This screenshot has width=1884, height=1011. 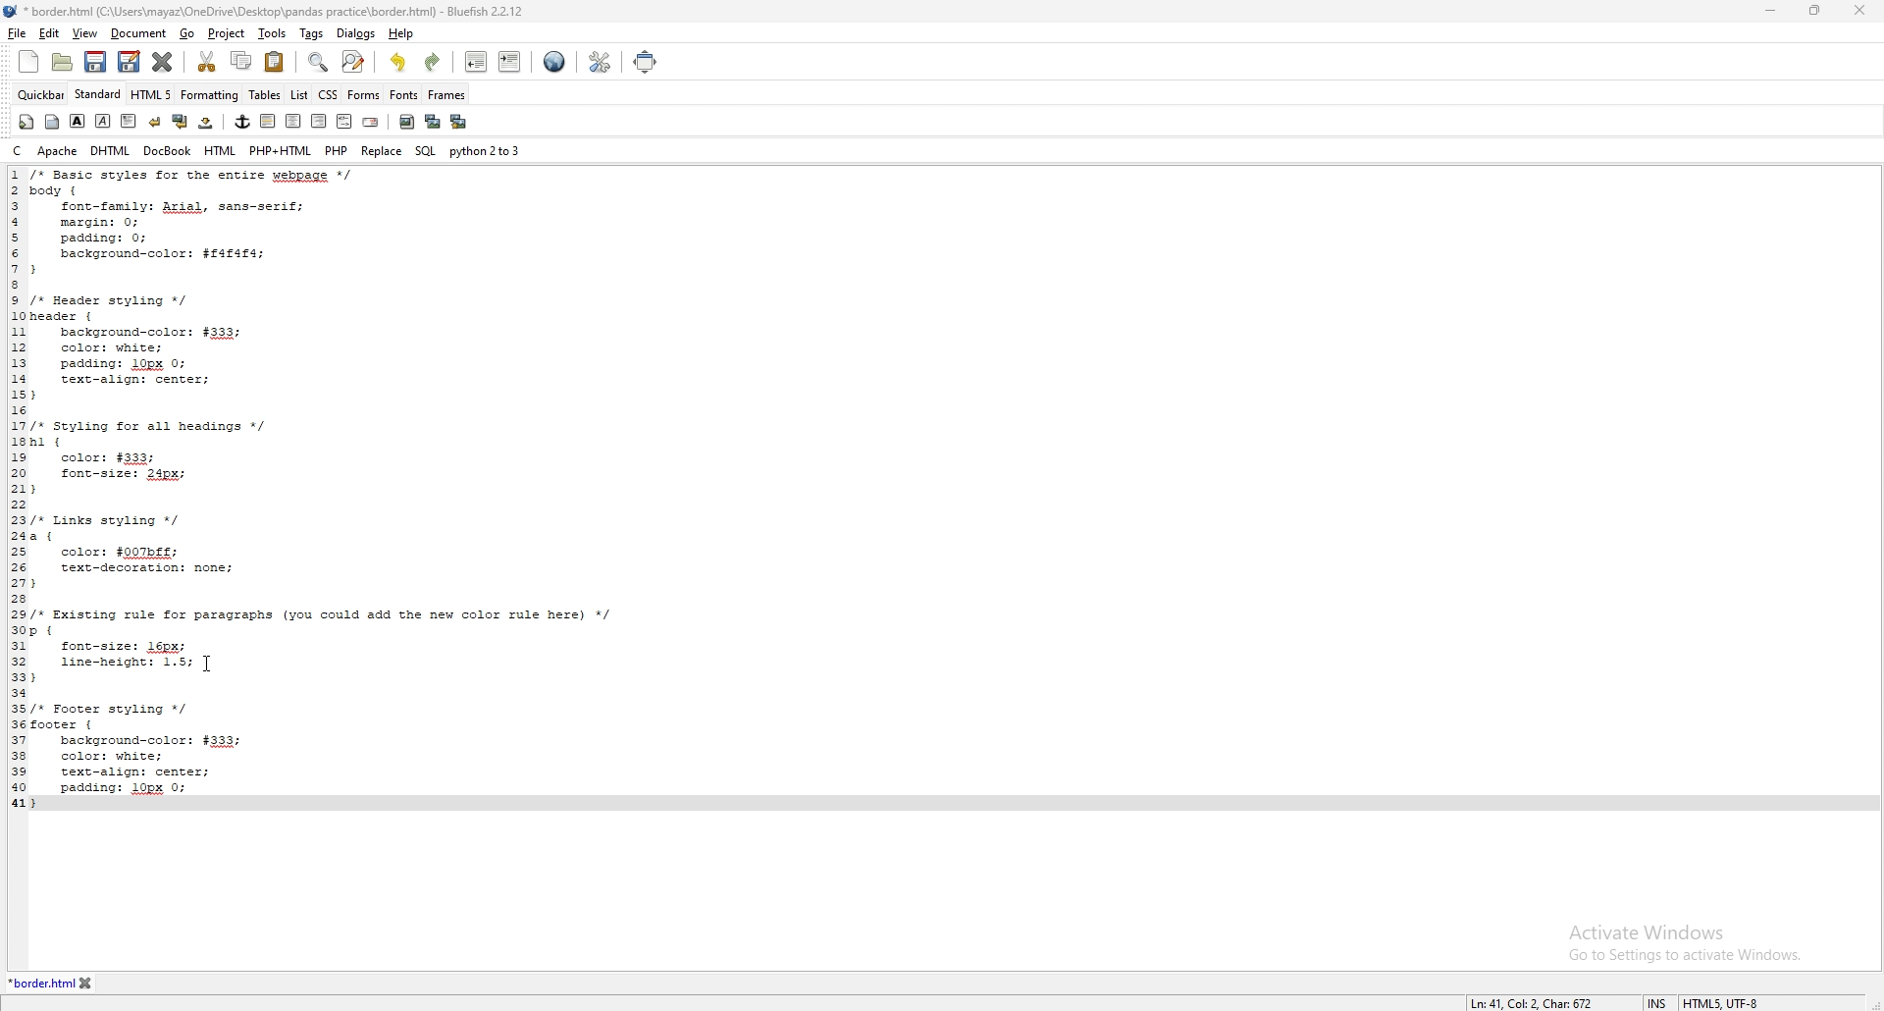 I want to click on tables, so click(x=265, y=94).